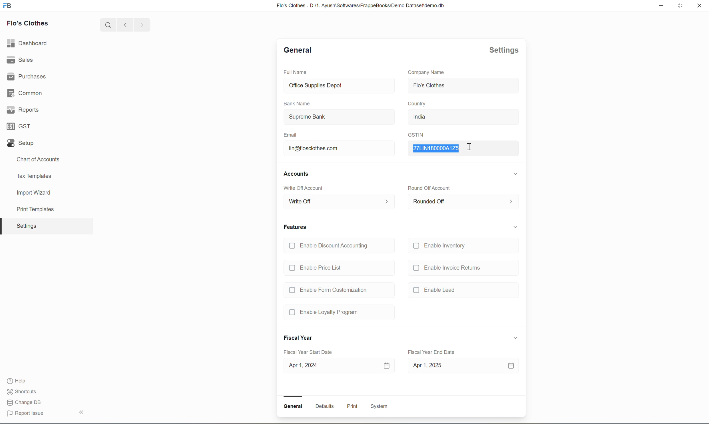 This screenshot has width=709, height=424. Describe the element at coordinates (328, 290) in the screenshot. I see `Enable Form Customization` at that location.